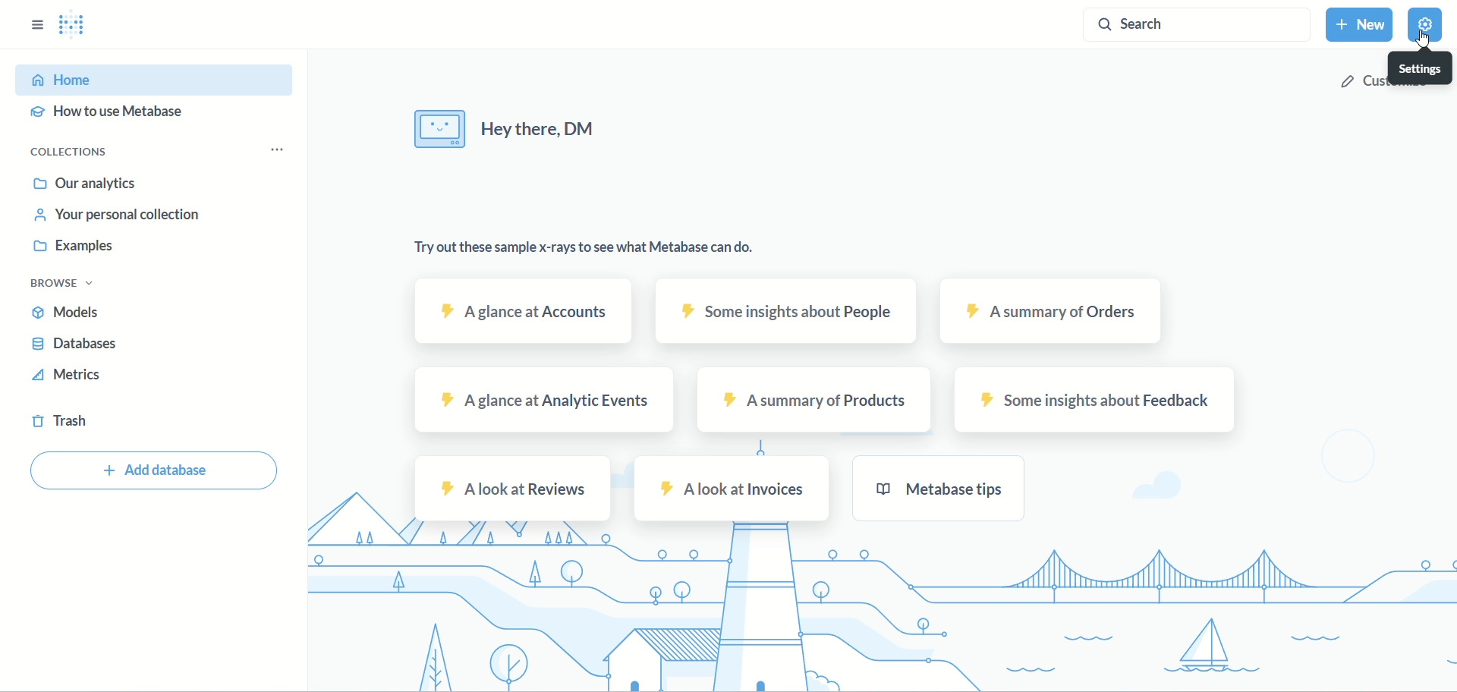  I want to click on logo, so click(83, 25).